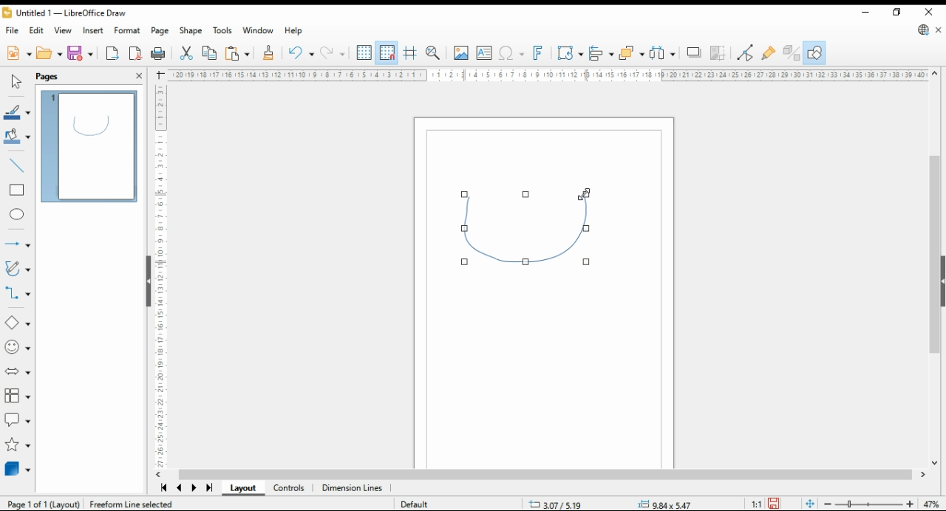  I want to click on new shape - curved line, so click(528, 227).